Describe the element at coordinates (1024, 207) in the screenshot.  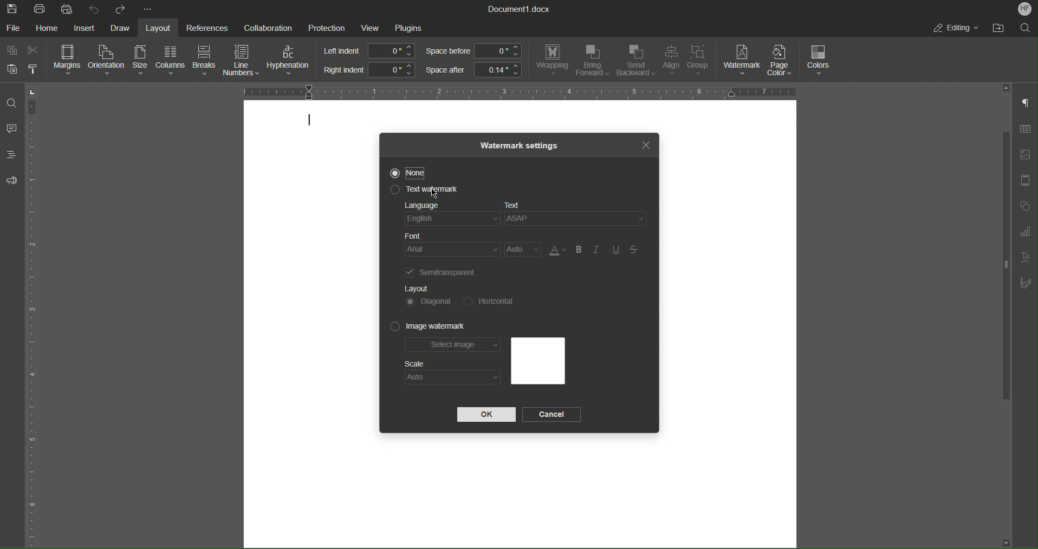
I see `Shape Menu` at that location.